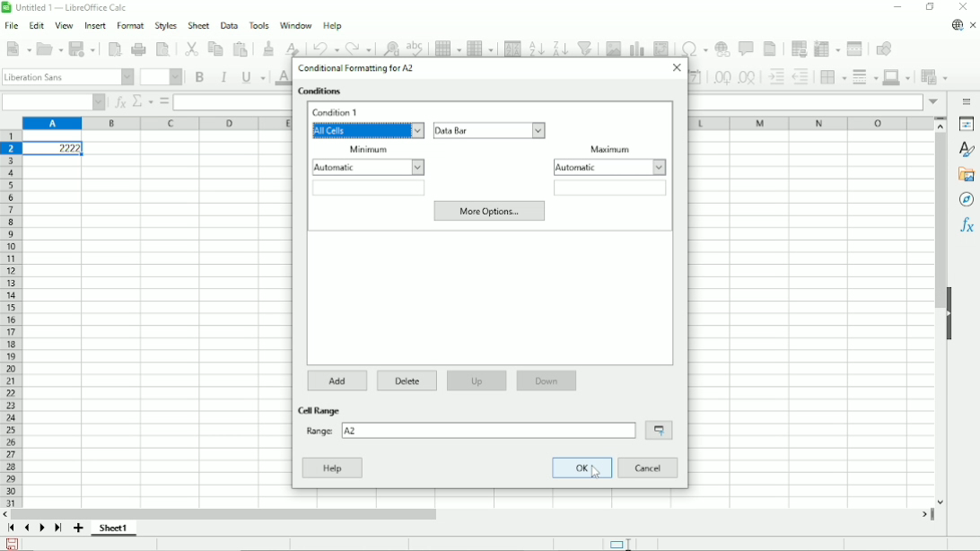 Image resolution: width=980 pixels, height=551 pixels. I want to click on Export directly as PDF, so click(114, 48).